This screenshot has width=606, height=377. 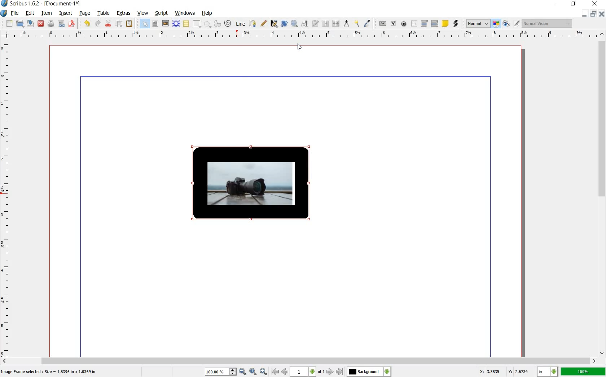 What do you see at coordinates (175, 23) in the screenshot?
I see `render frame` at bounding box center [175, 23].